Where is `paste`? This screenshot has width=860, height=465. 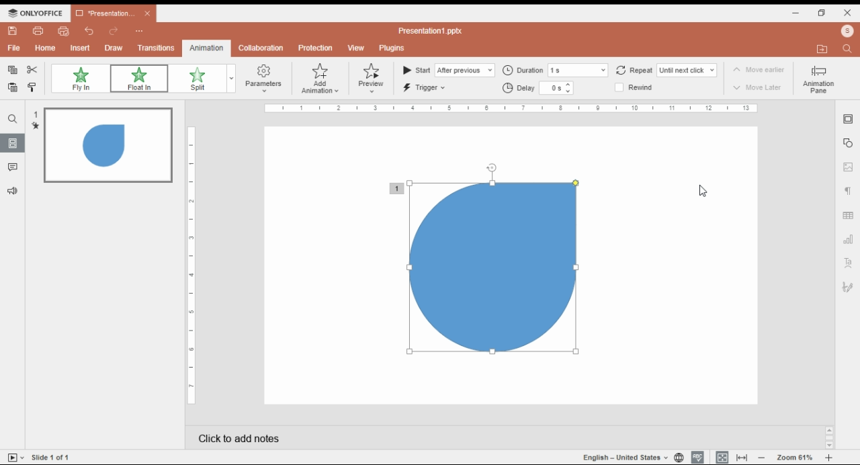
paste is located at coordinates (13, 87).